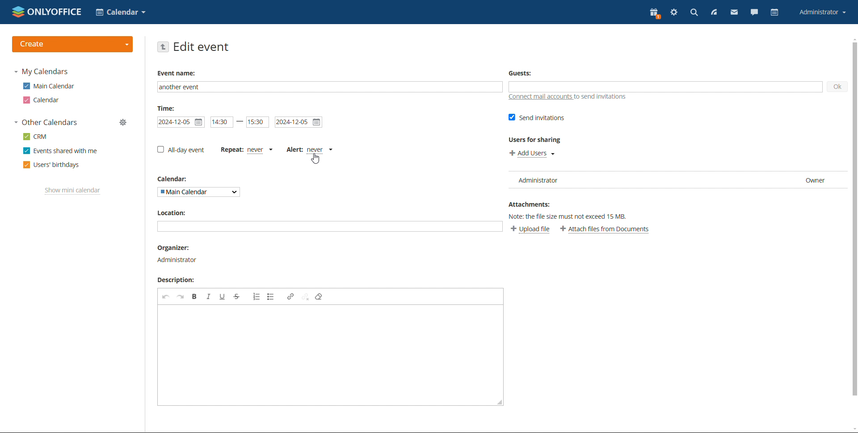 This screenshot has height=433, width=858. Describe the element at coordinates (822, 12) in the screenshot. I see `account` at that location.